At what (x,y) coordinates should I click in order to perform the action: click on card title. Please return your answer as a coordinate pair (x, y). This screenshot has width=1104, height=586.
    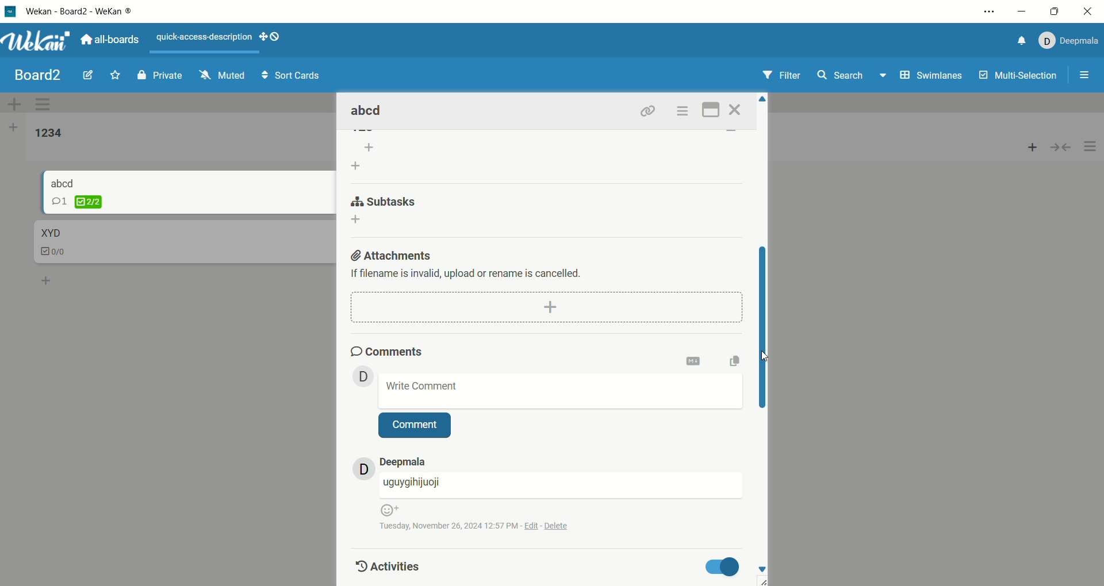
    Looking at the image, I should click on (49, 233).